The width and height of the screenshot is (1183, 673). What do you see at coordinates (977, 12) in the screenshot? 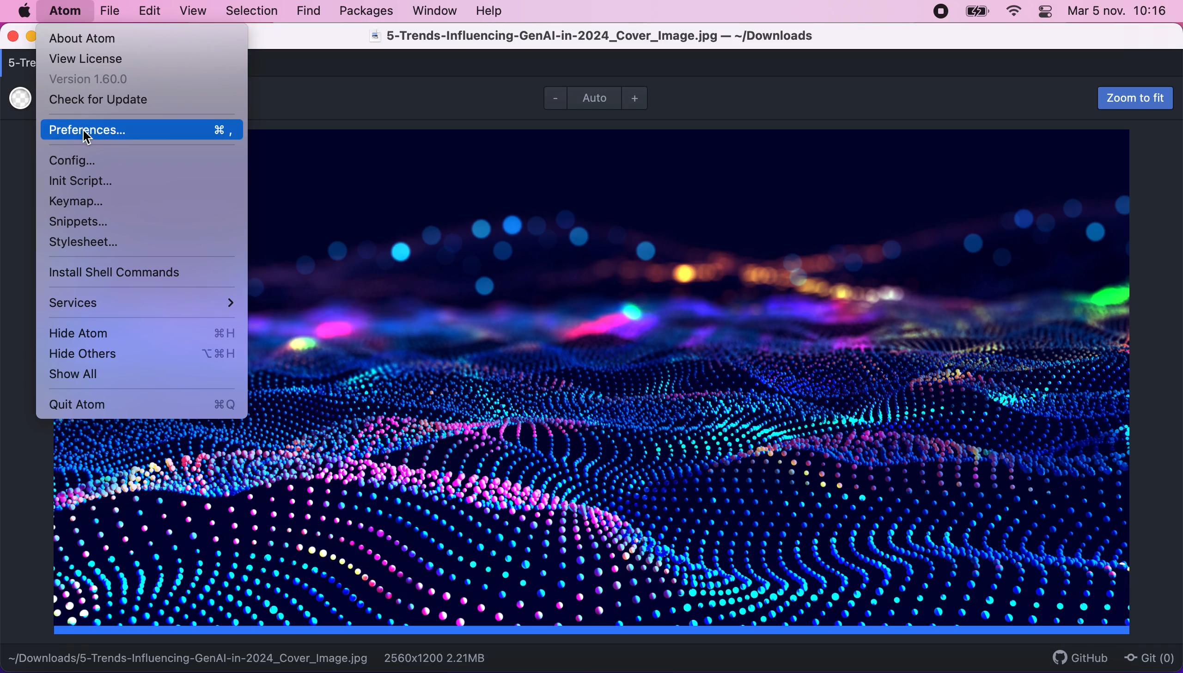
I see `battery` at bounding box center [977, 12].